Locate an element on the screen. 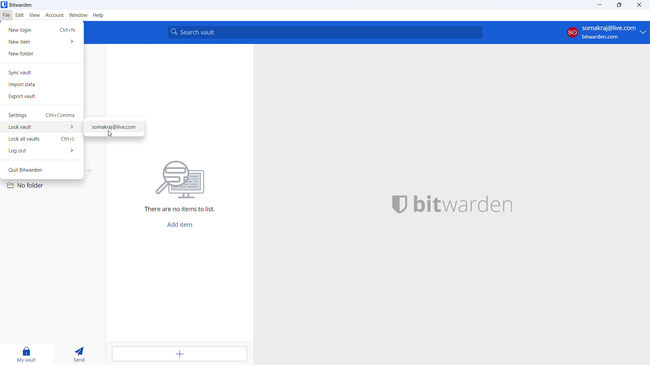 The height and width of the screenshot is (365, 650). my vault is located at coordinates (27, 355).